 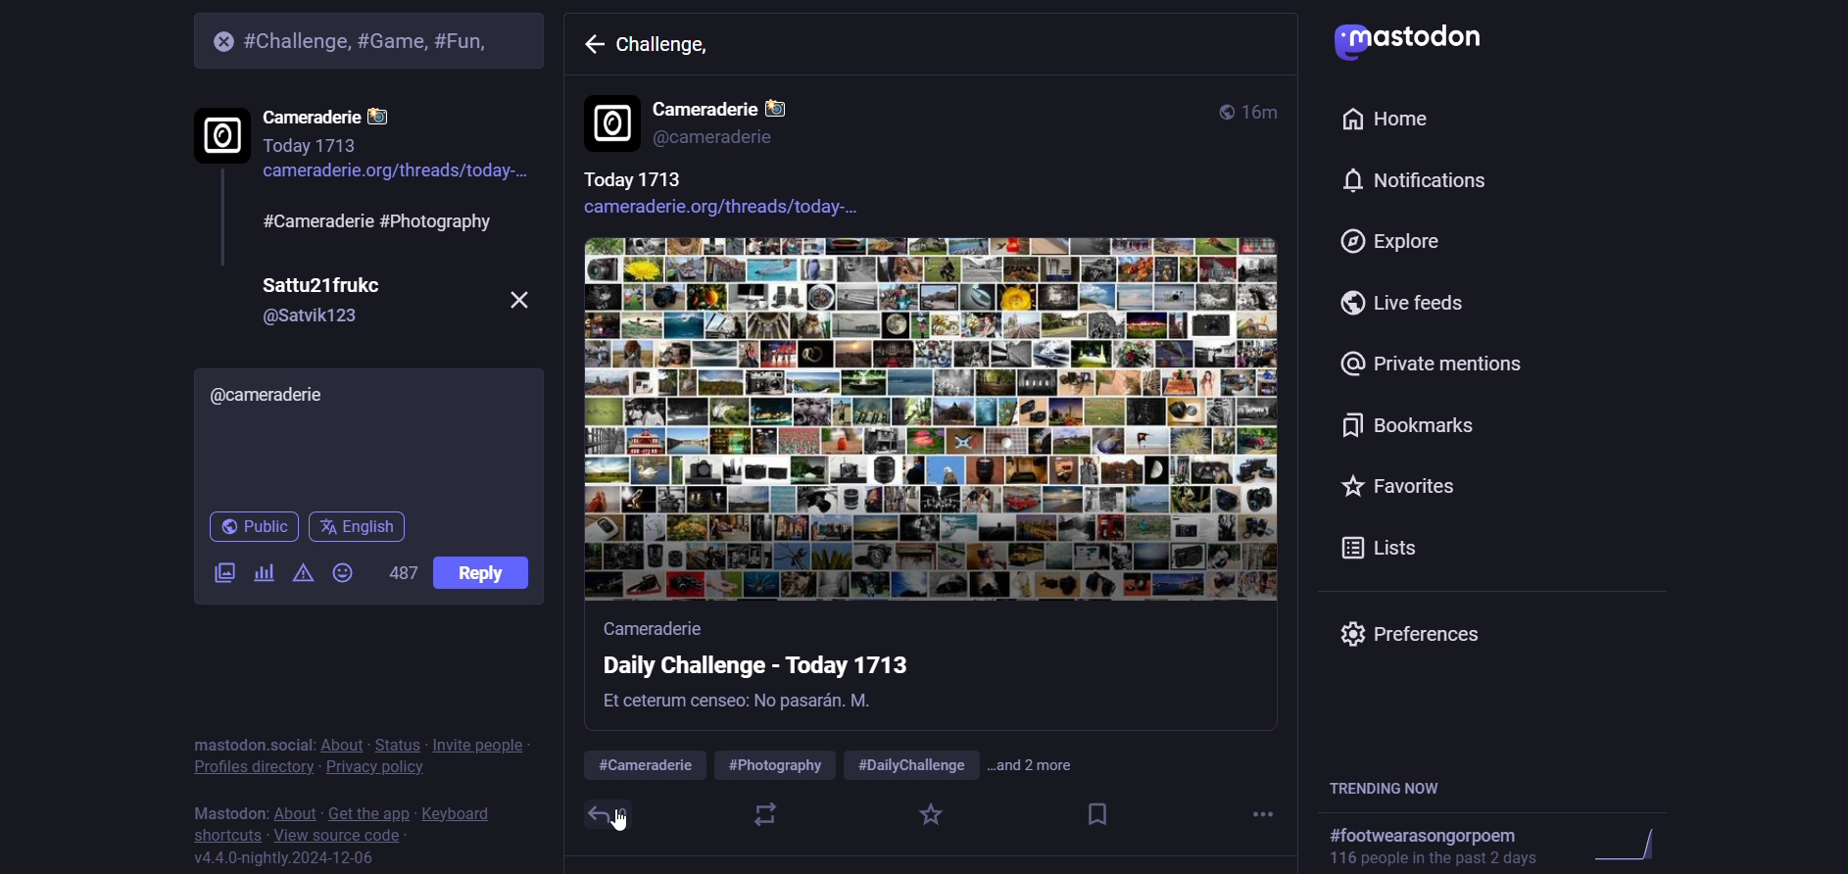 What do you see at coordinates (227, 834) in the screenshot?
I see `shortcut` at bounding box center [227, 834].